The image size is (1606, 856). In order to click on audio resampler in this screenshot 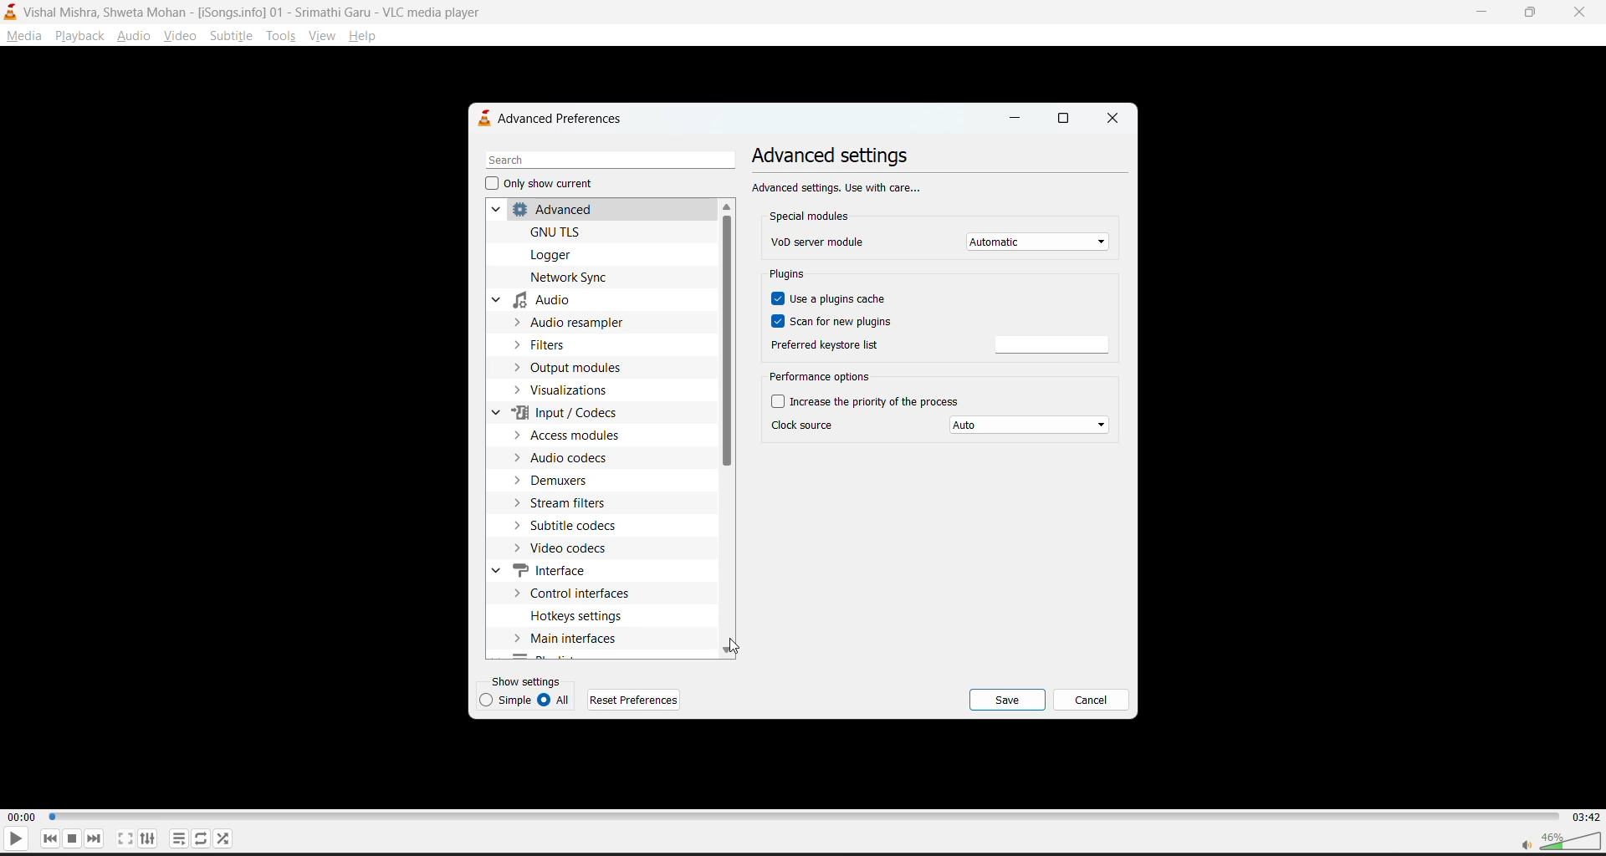, I will do `click(575, 323)`.